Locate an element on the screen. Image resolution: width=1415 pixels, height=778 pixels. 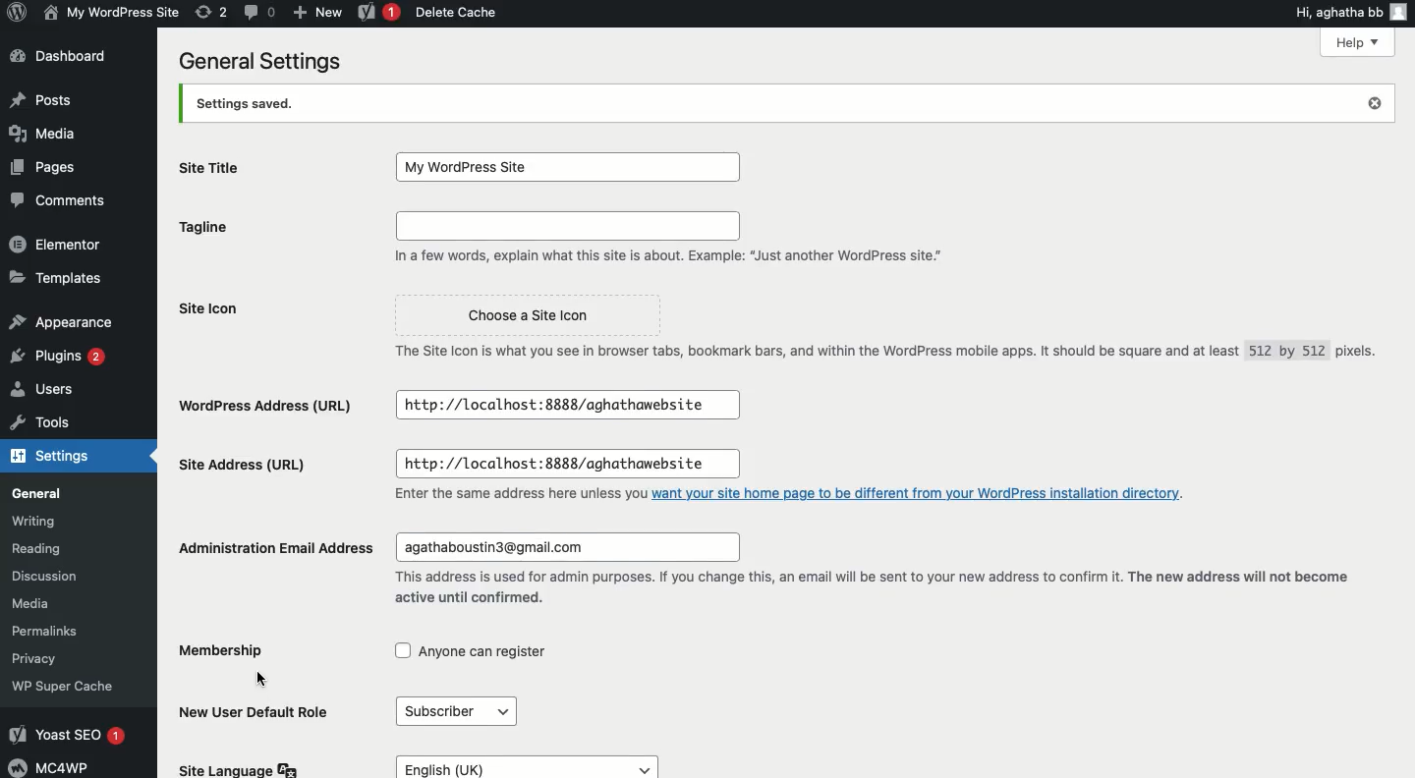
Elementor is located at coordinates (59, 243).